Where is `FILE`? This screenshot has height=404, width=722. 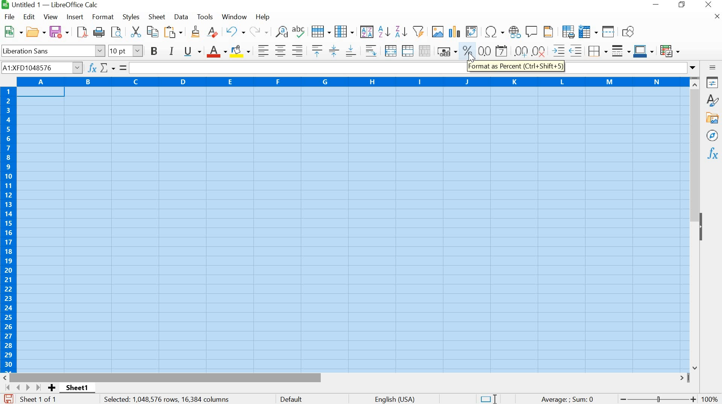 FILE is located at coordinates (9, 17).